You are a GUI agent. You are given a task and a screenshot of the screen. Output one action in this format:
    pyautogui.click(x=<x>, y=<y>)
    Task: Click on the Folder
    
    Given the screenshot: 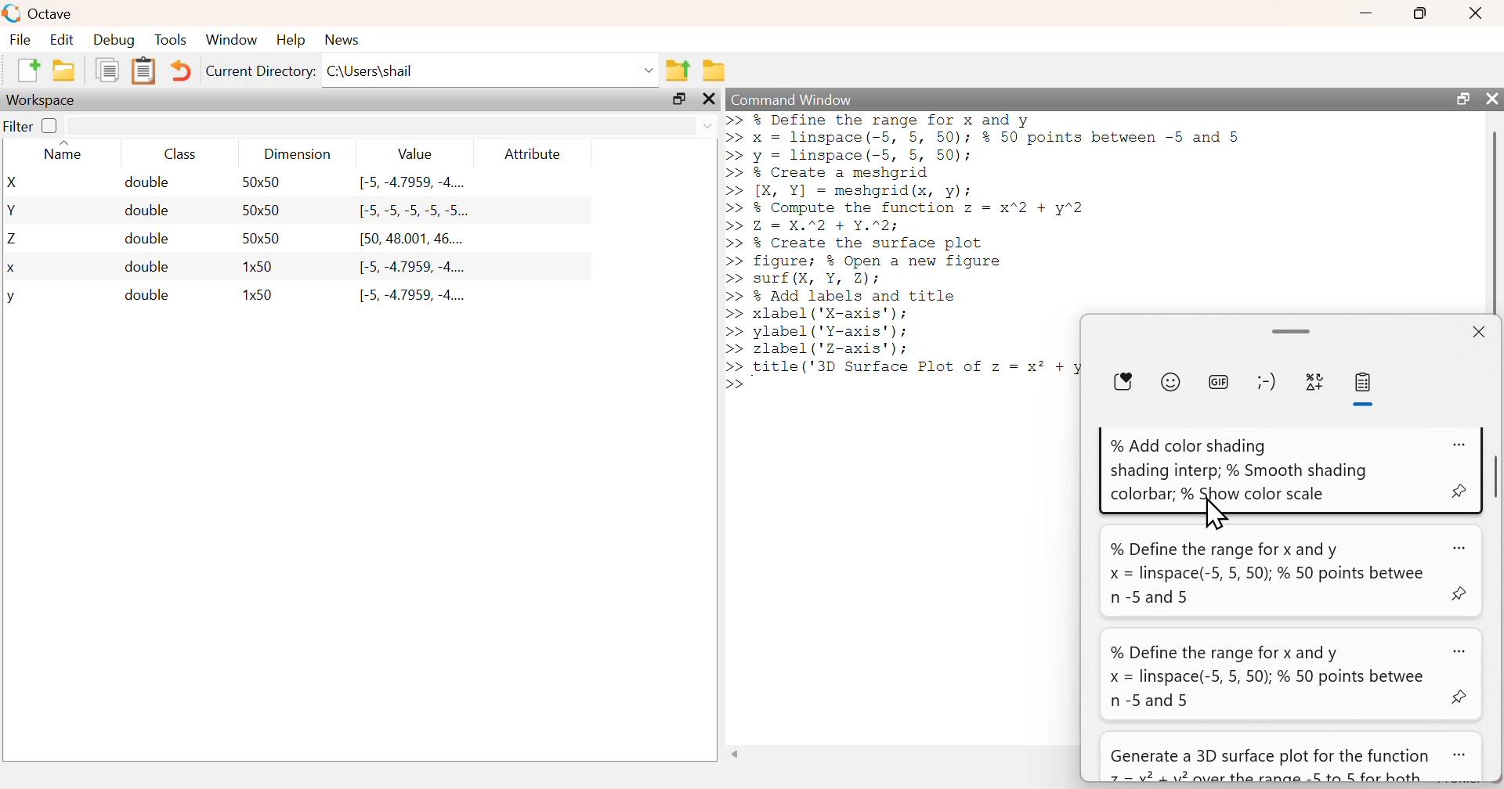 What is the action you would take?
    pyautogui.click(x=714, y=70)
    